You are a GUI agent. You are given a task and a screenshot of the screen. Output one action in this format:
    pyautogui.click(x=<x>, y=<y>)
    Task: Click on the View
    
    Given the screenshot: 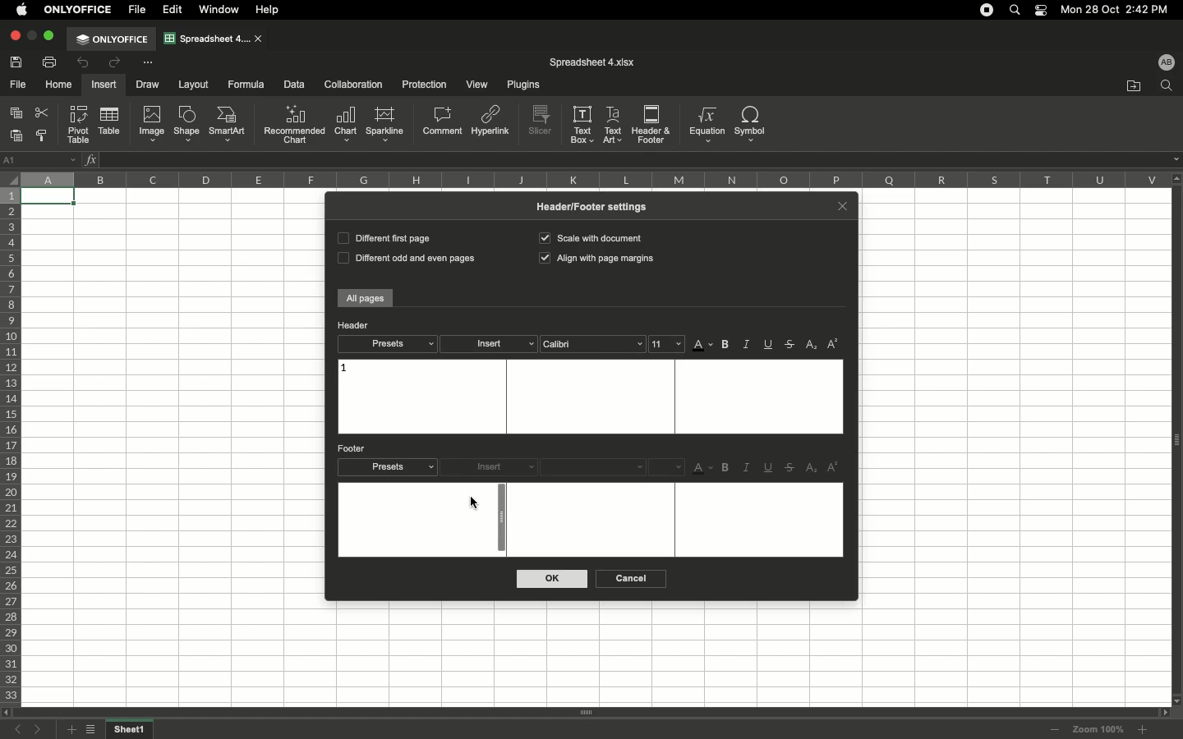 What is the action you would take?
    pyautogui.click(x=476, y=85)
    